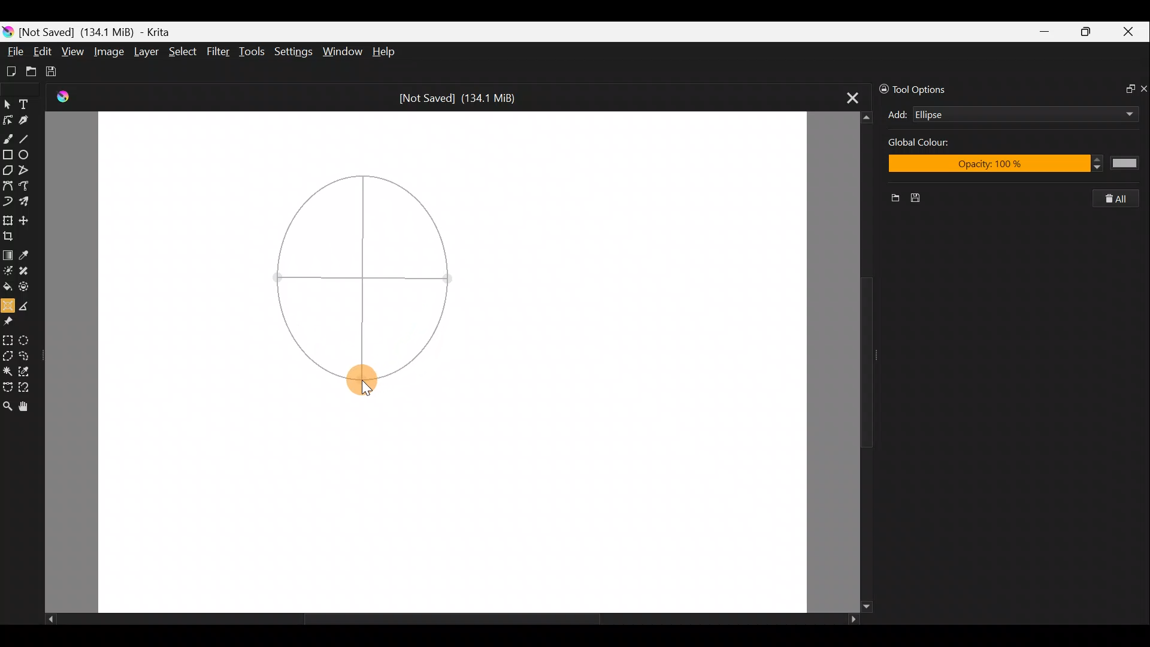 The width and height of the screenshot is (1150, 647). Describe the element at coordinates (924, 88) in the screenshot. I see `Tool options` at that location.